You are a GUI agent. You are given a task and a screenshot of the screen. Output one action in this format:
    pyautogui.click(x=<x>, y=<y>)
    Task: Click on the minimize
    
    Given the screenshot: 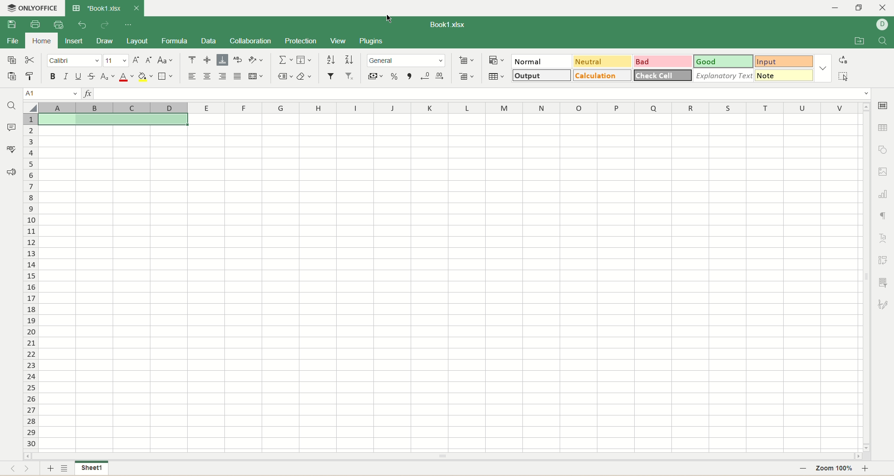 What is the action you would take?
    pyautogui.click(x=834, y=8)
    